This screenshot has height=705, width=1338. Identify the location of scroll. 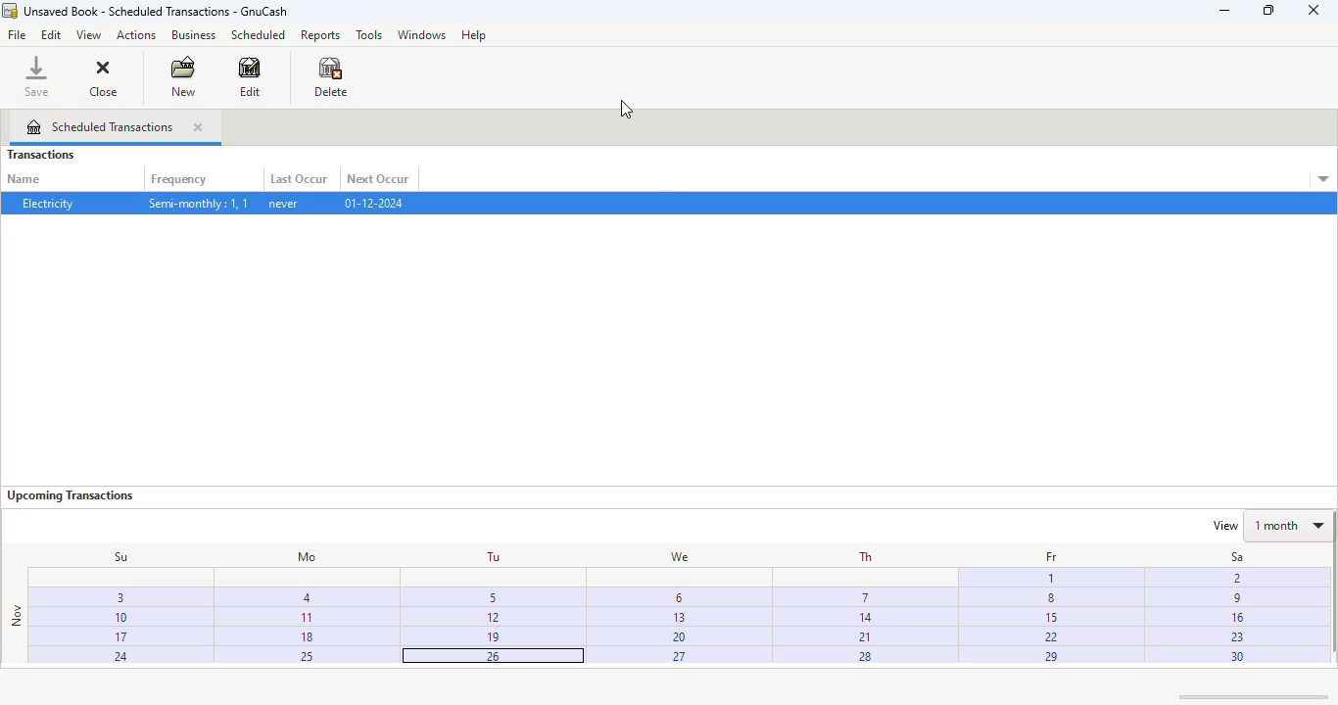
(1254, 696).